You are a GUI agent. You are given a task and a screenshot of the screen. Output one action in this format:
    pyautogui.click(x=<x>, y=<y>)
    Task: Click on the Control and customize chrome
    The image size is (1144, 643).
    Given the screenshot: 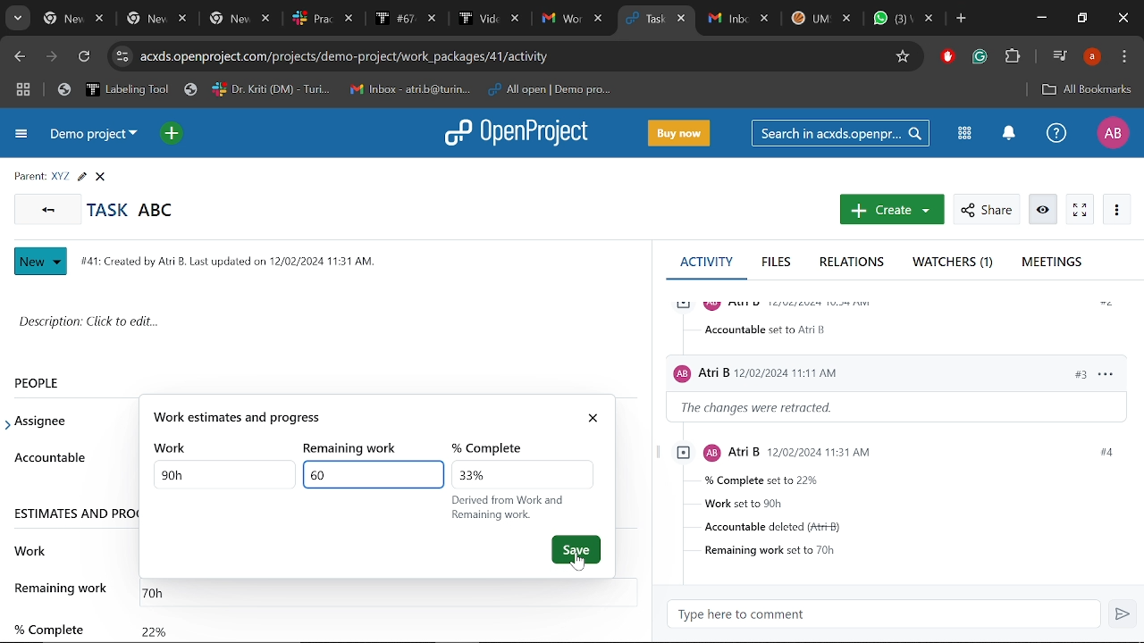 What is the action you would take?
    pyautogui.click(x=1124, y=57)
    